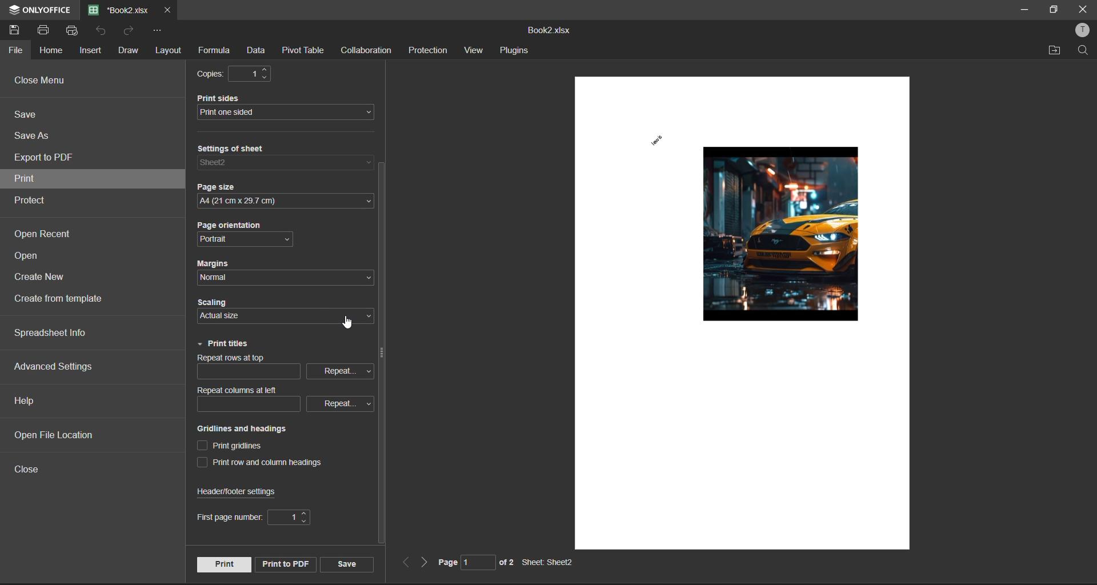 This screenshot has width=1097, height=585. Describe the element at coordinates (62, 333) in the screenshot. I see `spreadsheet info` at that location.